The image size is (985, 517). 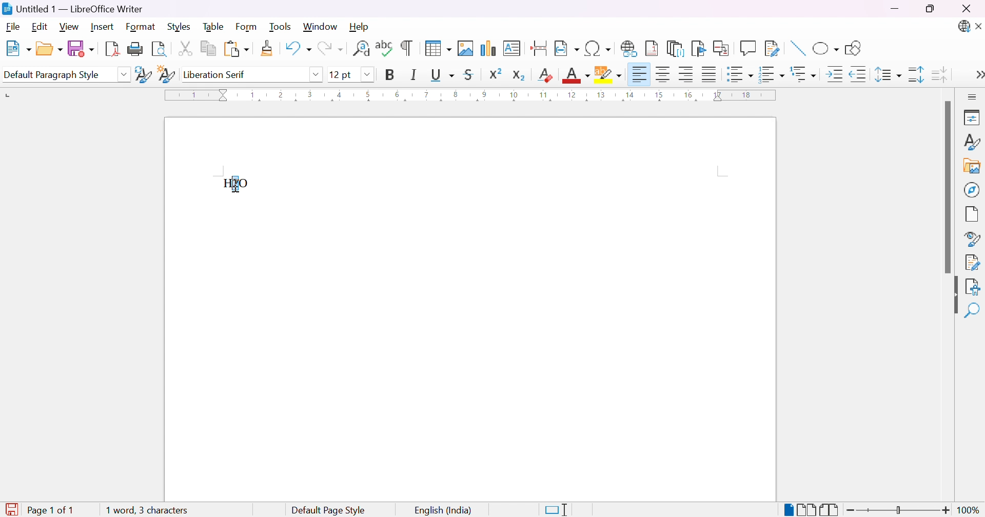 I want to click on Undo, so click(x=297, y=51).